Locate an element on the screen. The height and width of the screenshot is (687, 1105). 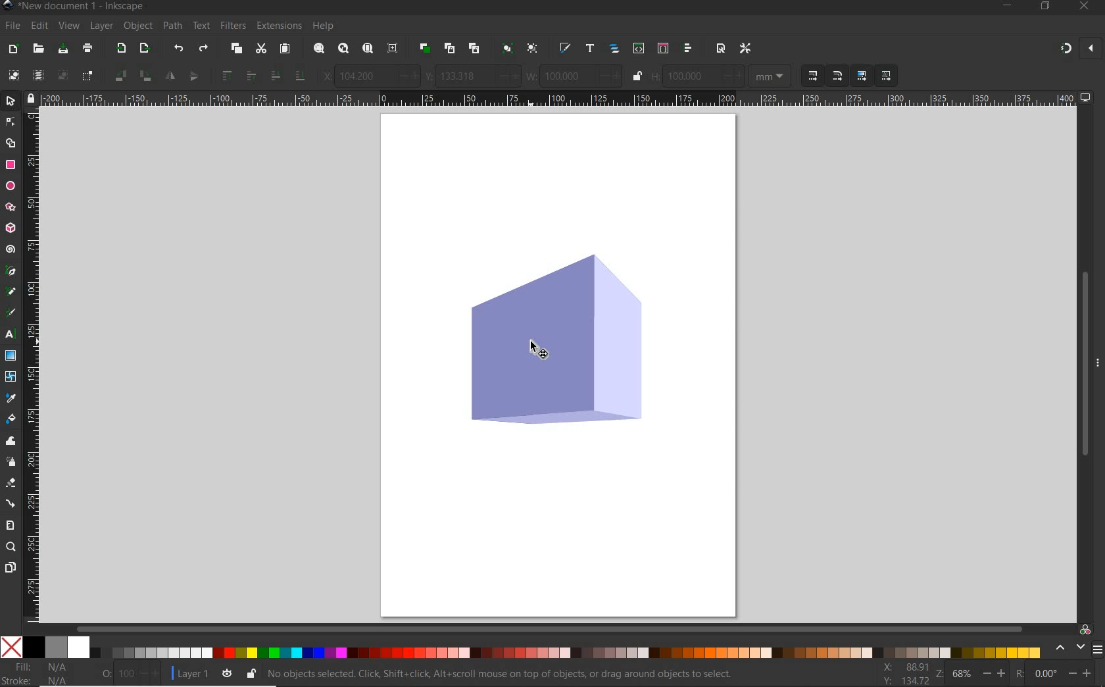
OPEN ALIGN AND DISTRIBUTE is located at coordinates (688, 49).